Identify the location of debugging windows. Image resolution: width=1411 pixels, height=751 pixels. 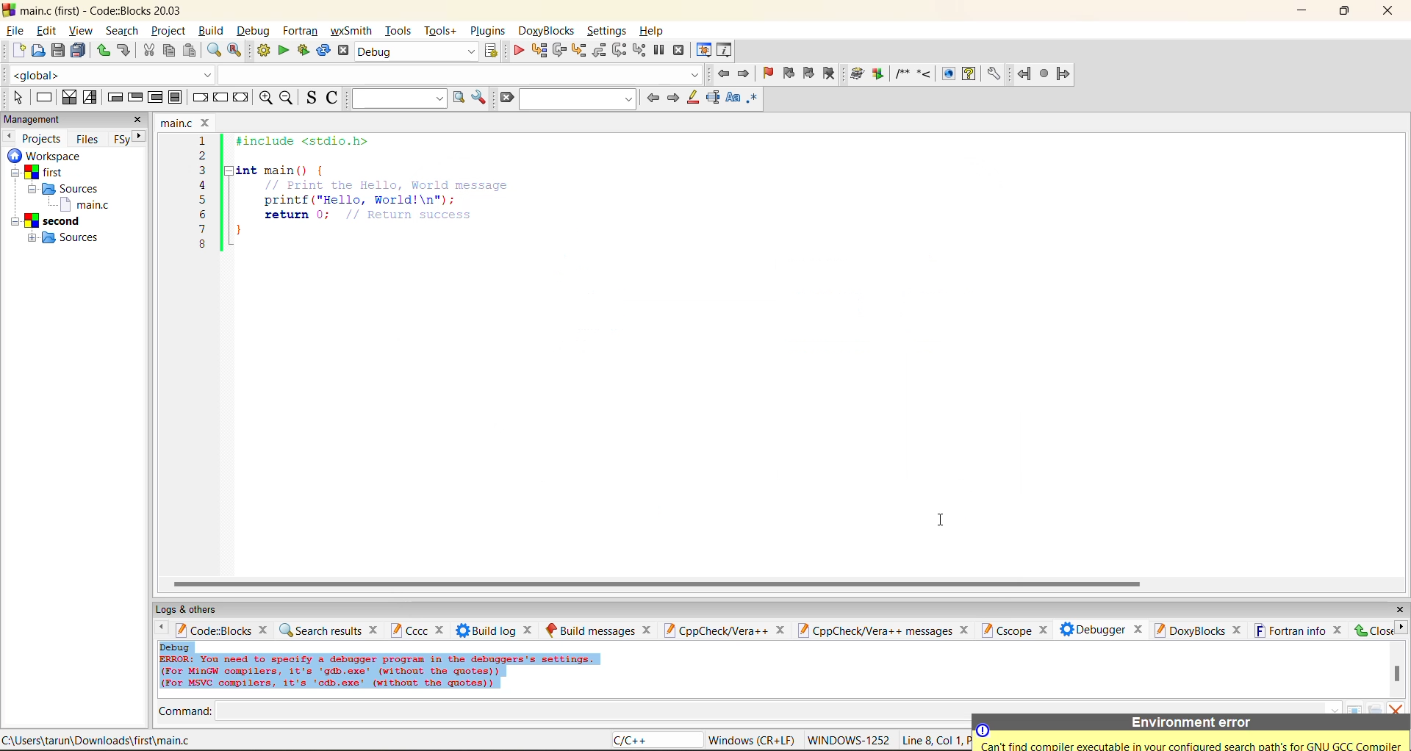
(704, 51).